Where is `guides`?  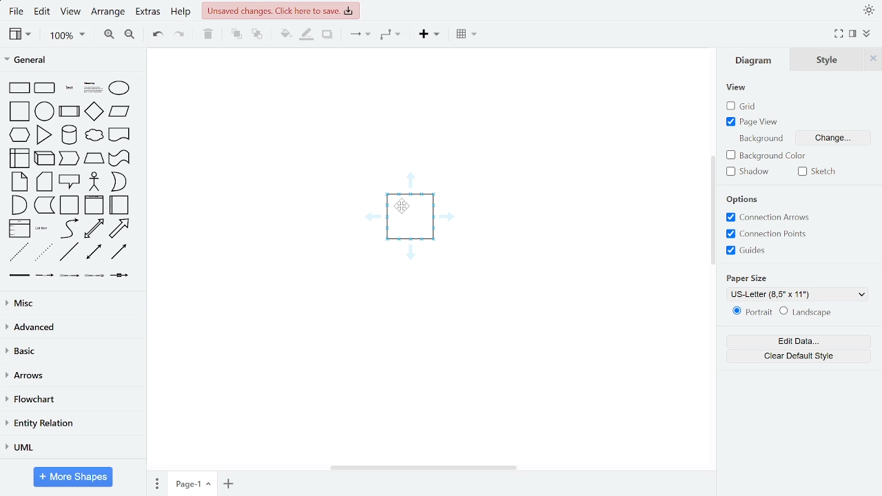
guides is located at coordinates (747, 250).